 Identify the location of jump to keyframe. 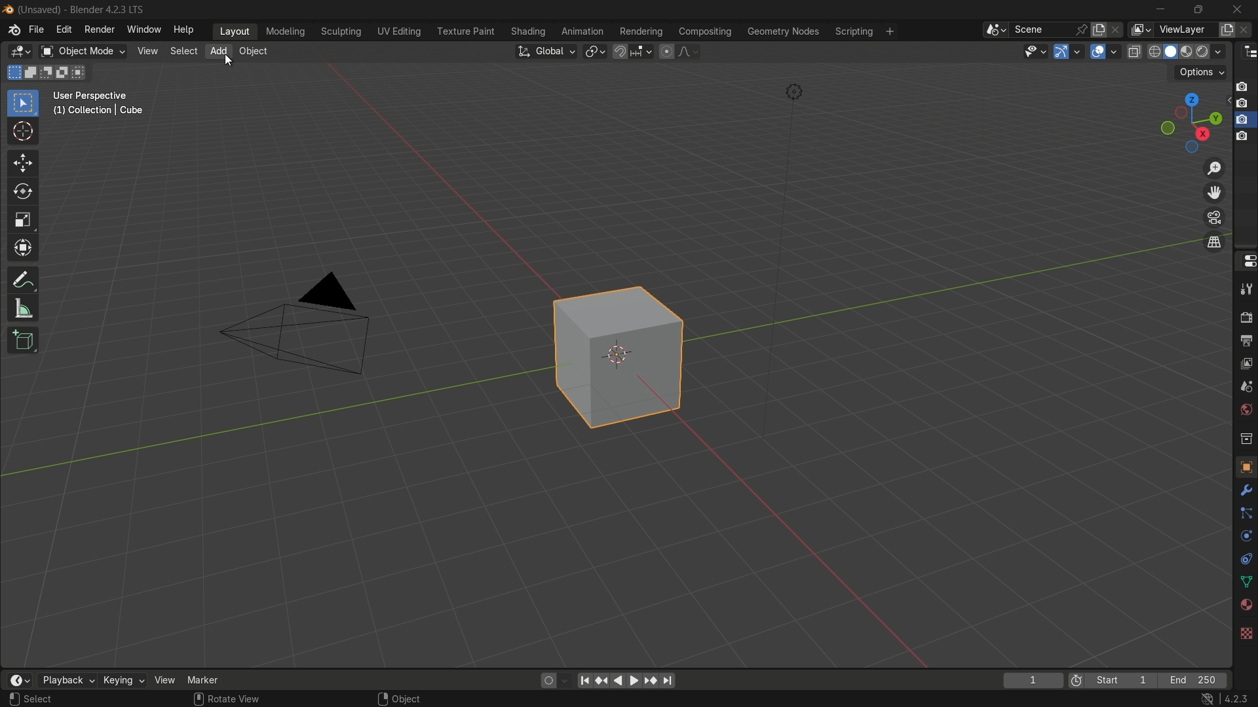
(601, 681).